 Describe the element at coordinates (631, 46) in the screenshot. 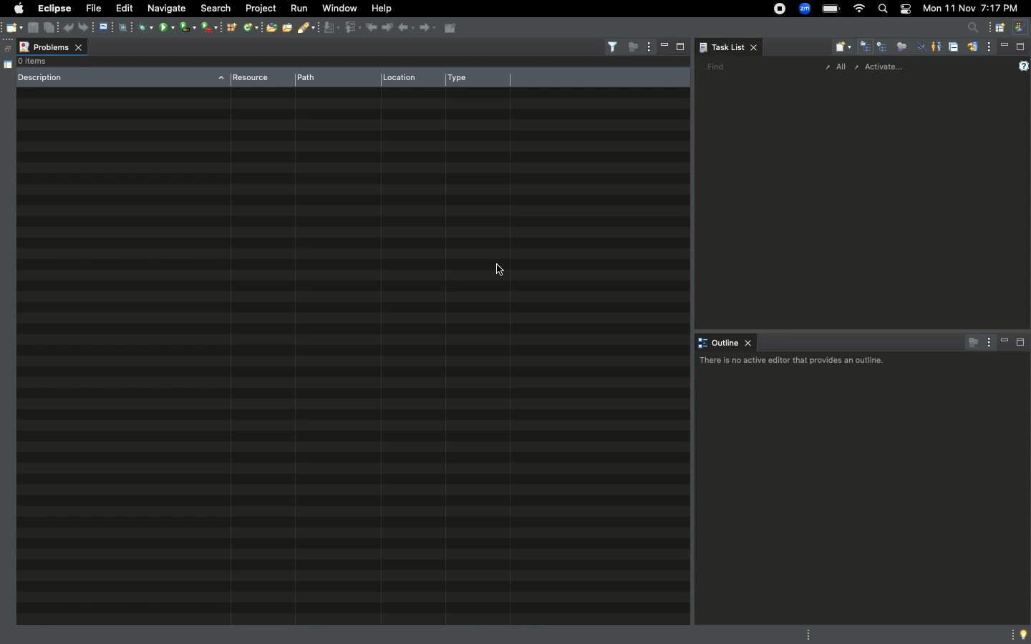

I see `Focus on active task` at that location.